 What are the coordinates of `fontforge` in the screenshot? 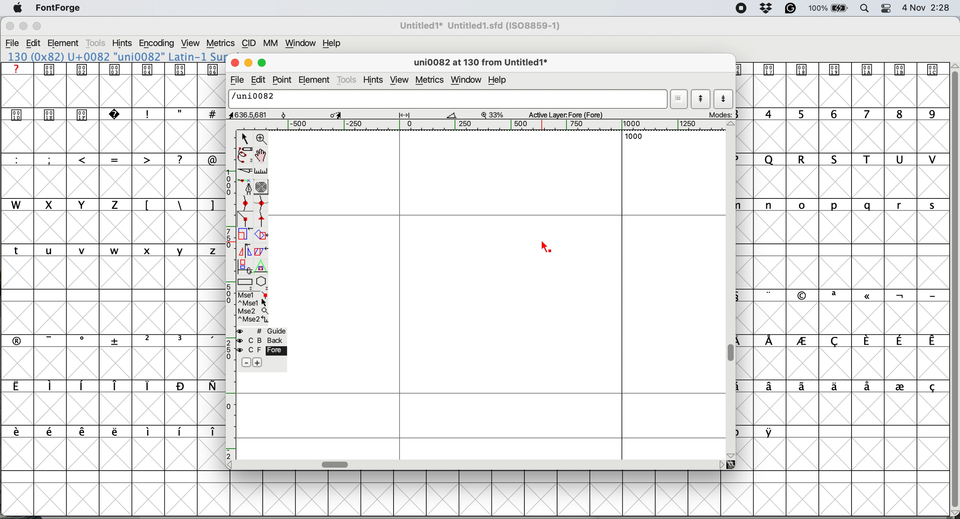 It's located at (59, 7).